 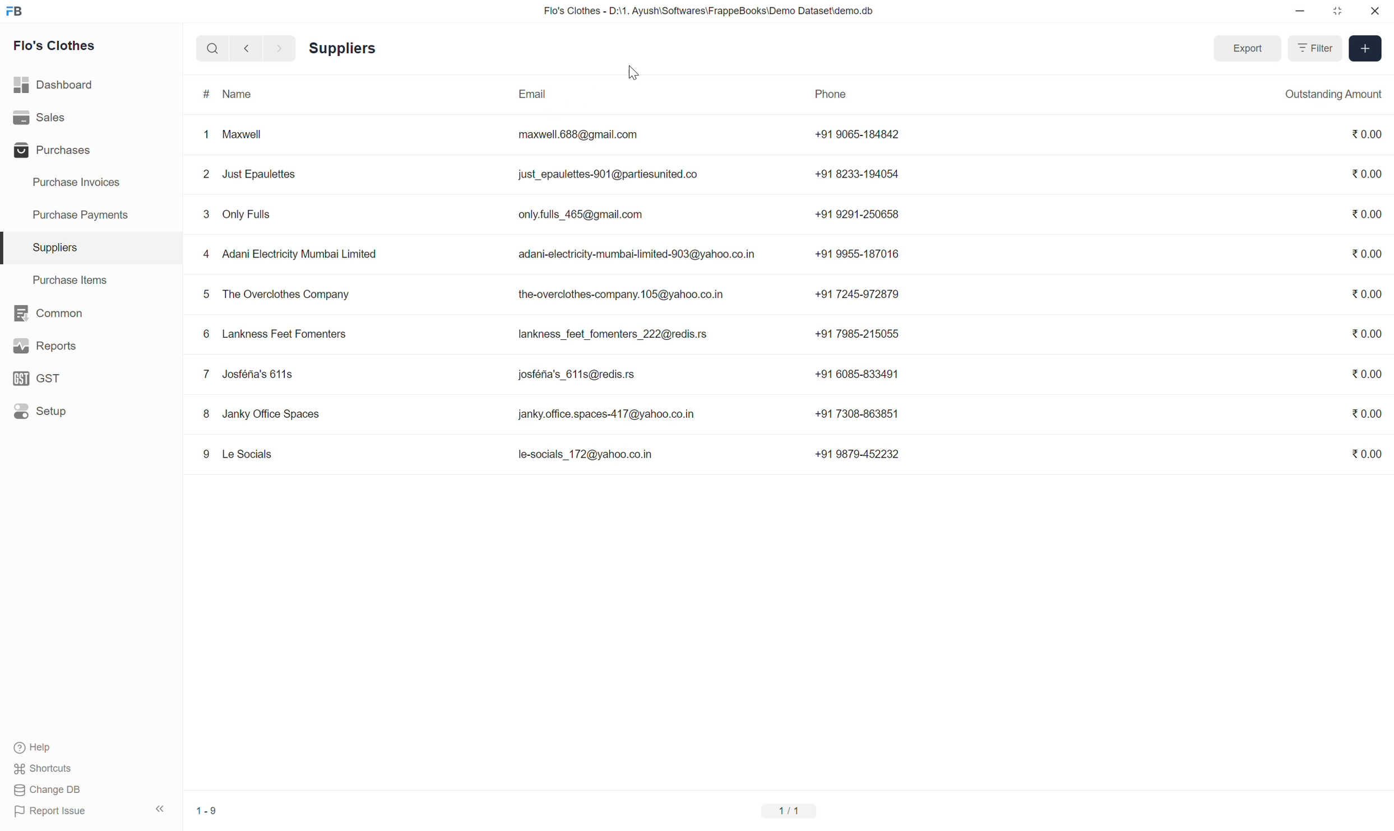 What do you see at coordinates (39, 411) in the screenshot?
I see `Setup` at bounding box center [39, 411].